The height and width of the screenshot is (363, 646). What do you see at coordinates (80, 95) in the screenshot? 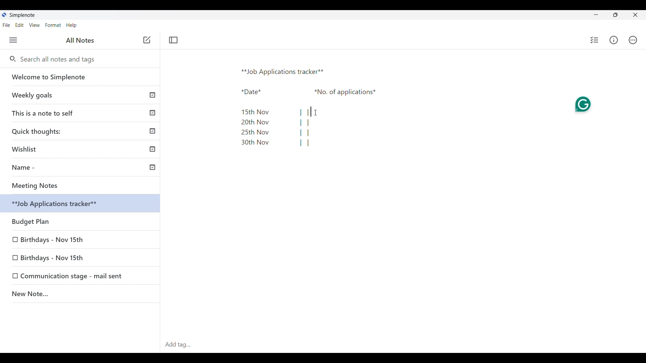
I see `Weekly goals` at bounding box center [80, 95].